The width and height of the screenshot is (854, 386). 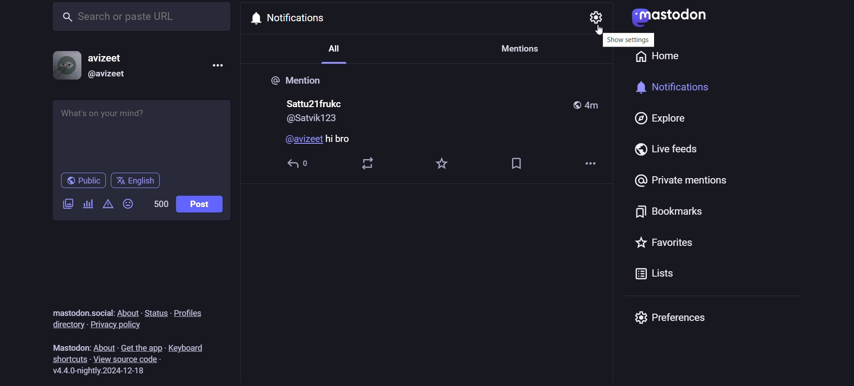 What do you see at coordinates (318, 140) in the screenshot?
I see `@avizeet hi bro` at bounding box center [318, 140].